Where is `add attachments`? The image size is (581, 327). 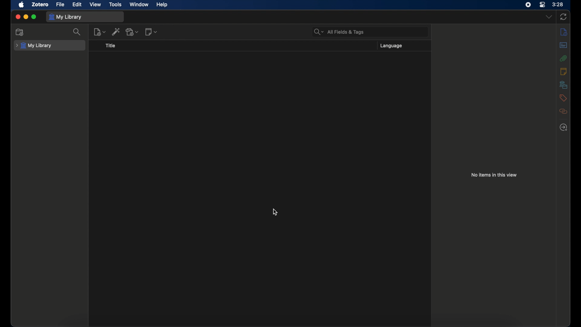 add attachments is located at coordinates (132, 32).